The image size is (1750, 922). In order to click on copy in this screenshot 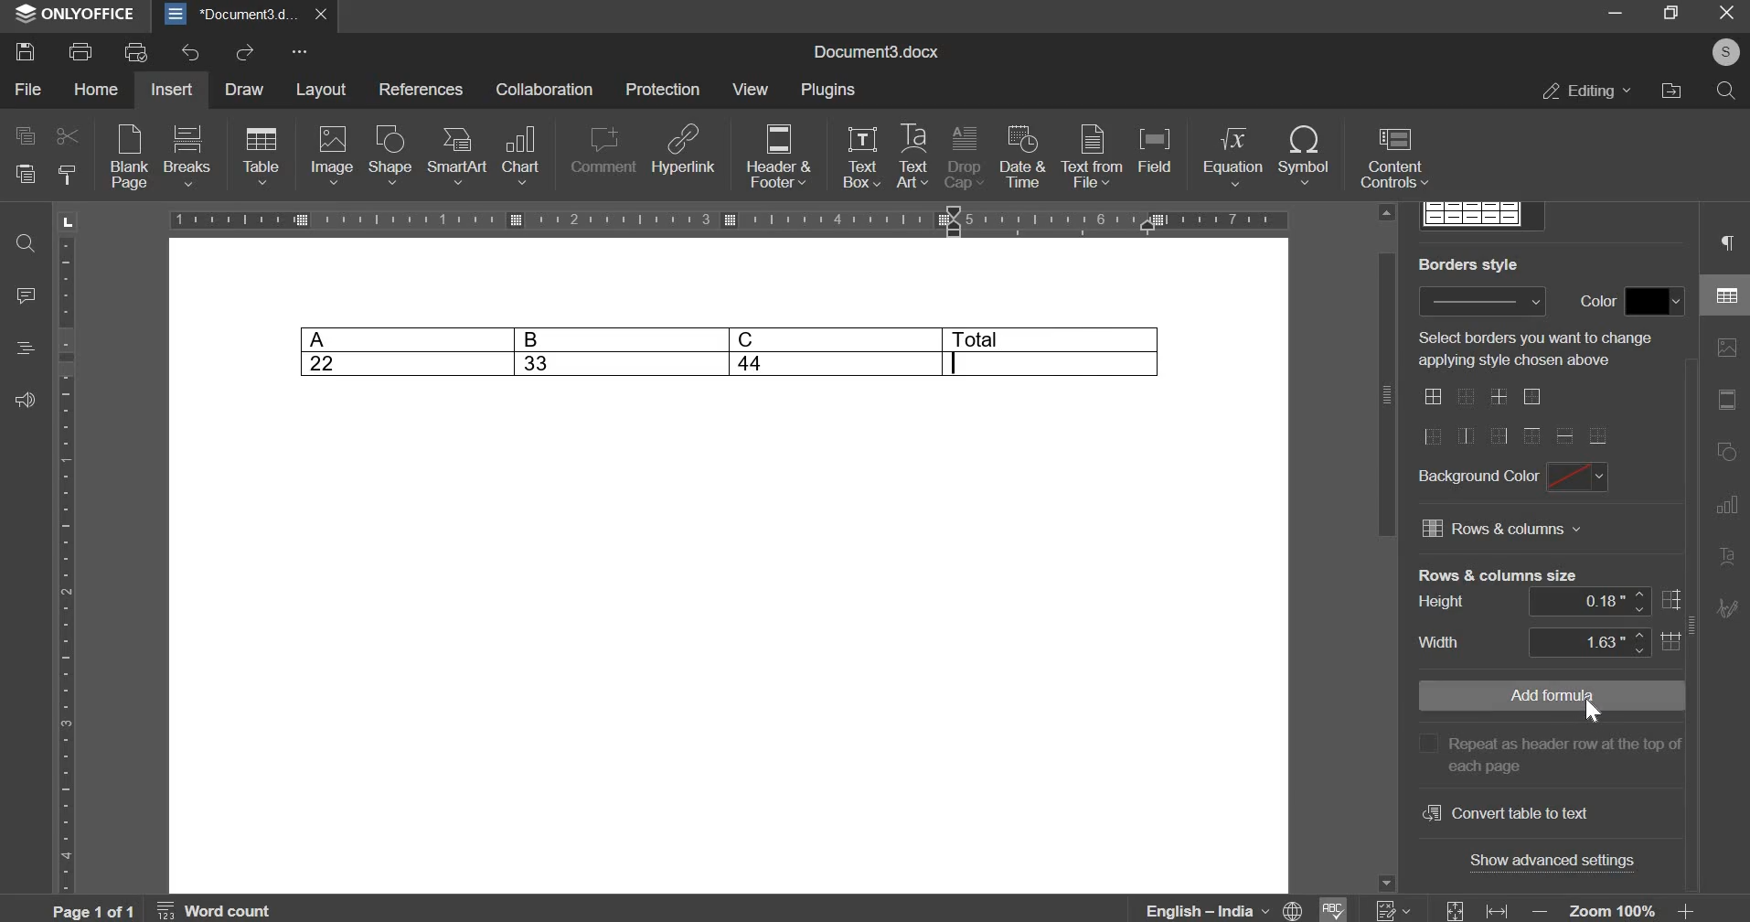, I will do `click(22, 138)`.